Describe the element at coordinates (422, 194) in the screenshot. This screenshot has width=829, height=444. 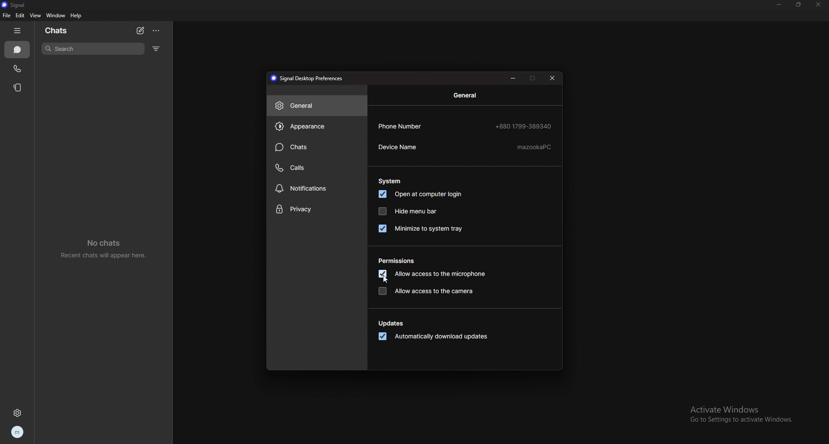
I see `open at computer login` at that location.